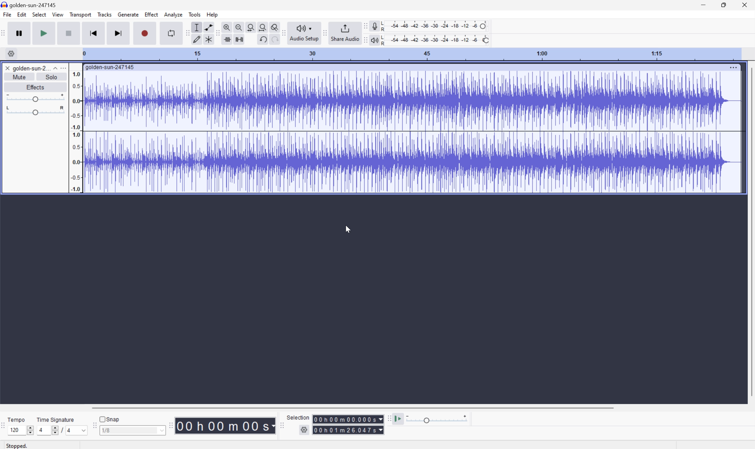  What do you see at coordinates (173, 15) in the screenshot?
I see `Analyze` at bounding box center [173, 15].